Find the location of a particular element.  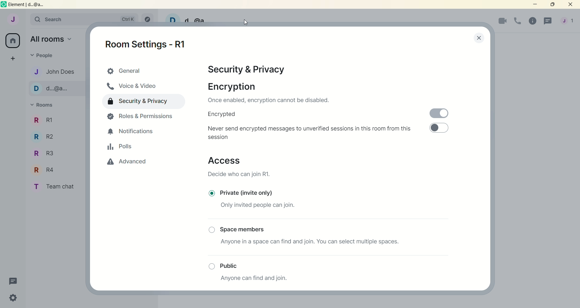

public is located at coordinates (234, 265).